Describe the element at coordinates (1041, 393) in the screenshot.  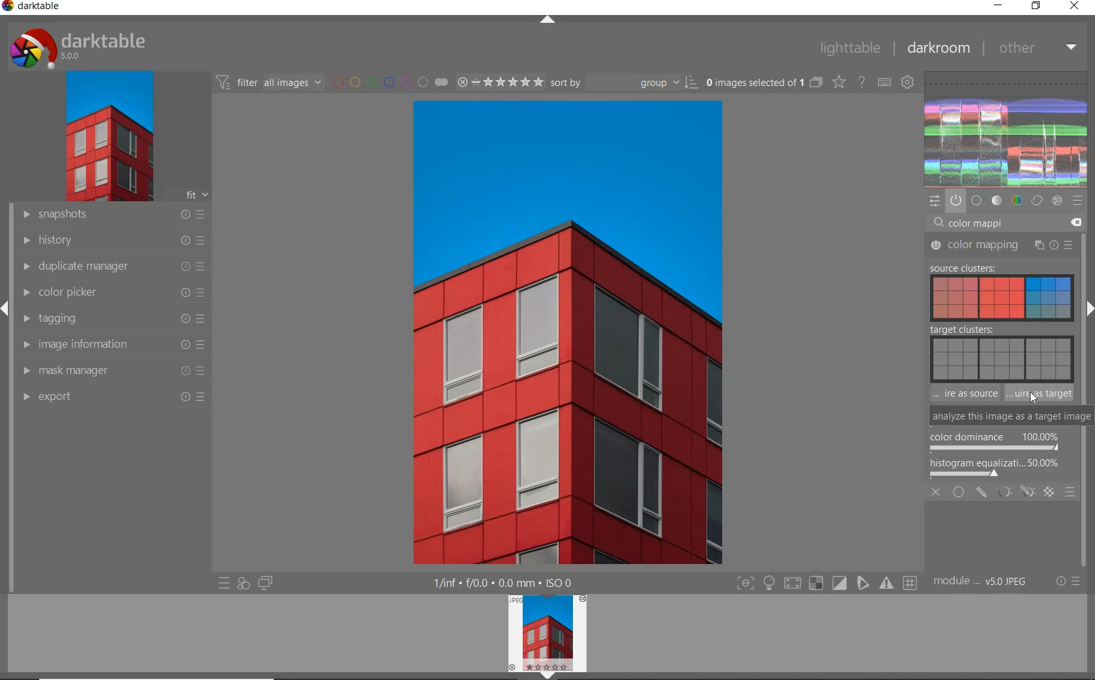
I see `ANALYZE THIS IMAGE AS TARGET IMAGE` at that location.